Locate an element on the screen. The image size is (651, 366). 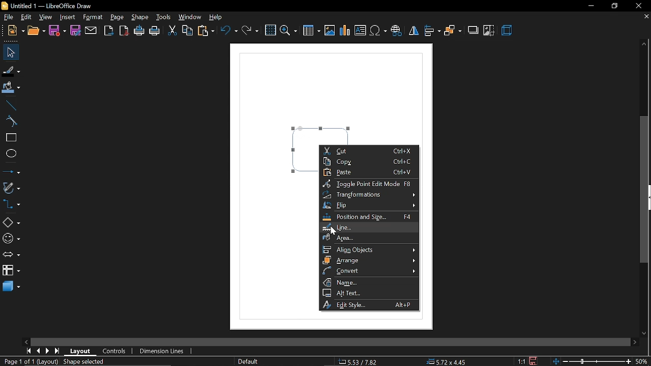
curve is located at coordinates (12, 121).